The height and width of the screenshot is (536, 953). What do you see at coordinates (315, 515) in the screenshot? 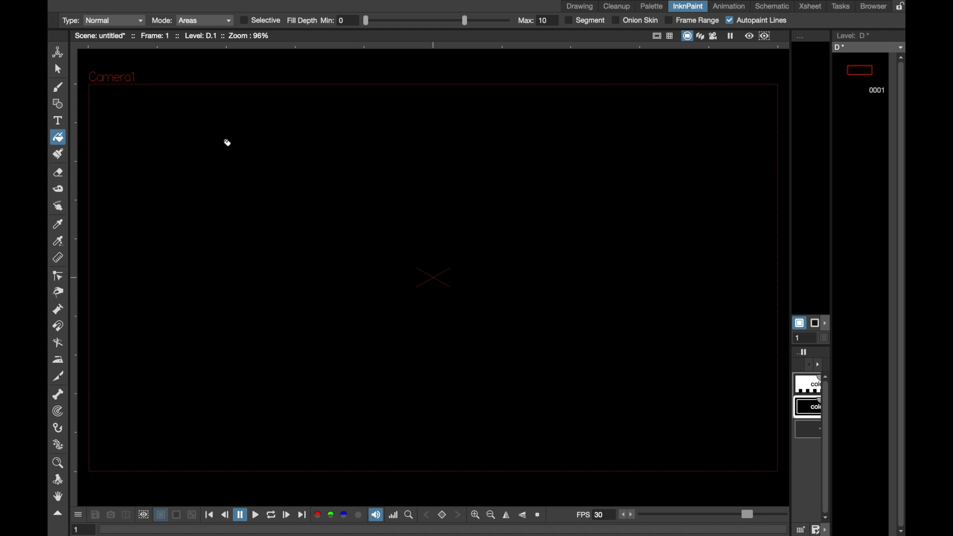
I see `red` at bounding box center [315, 515].